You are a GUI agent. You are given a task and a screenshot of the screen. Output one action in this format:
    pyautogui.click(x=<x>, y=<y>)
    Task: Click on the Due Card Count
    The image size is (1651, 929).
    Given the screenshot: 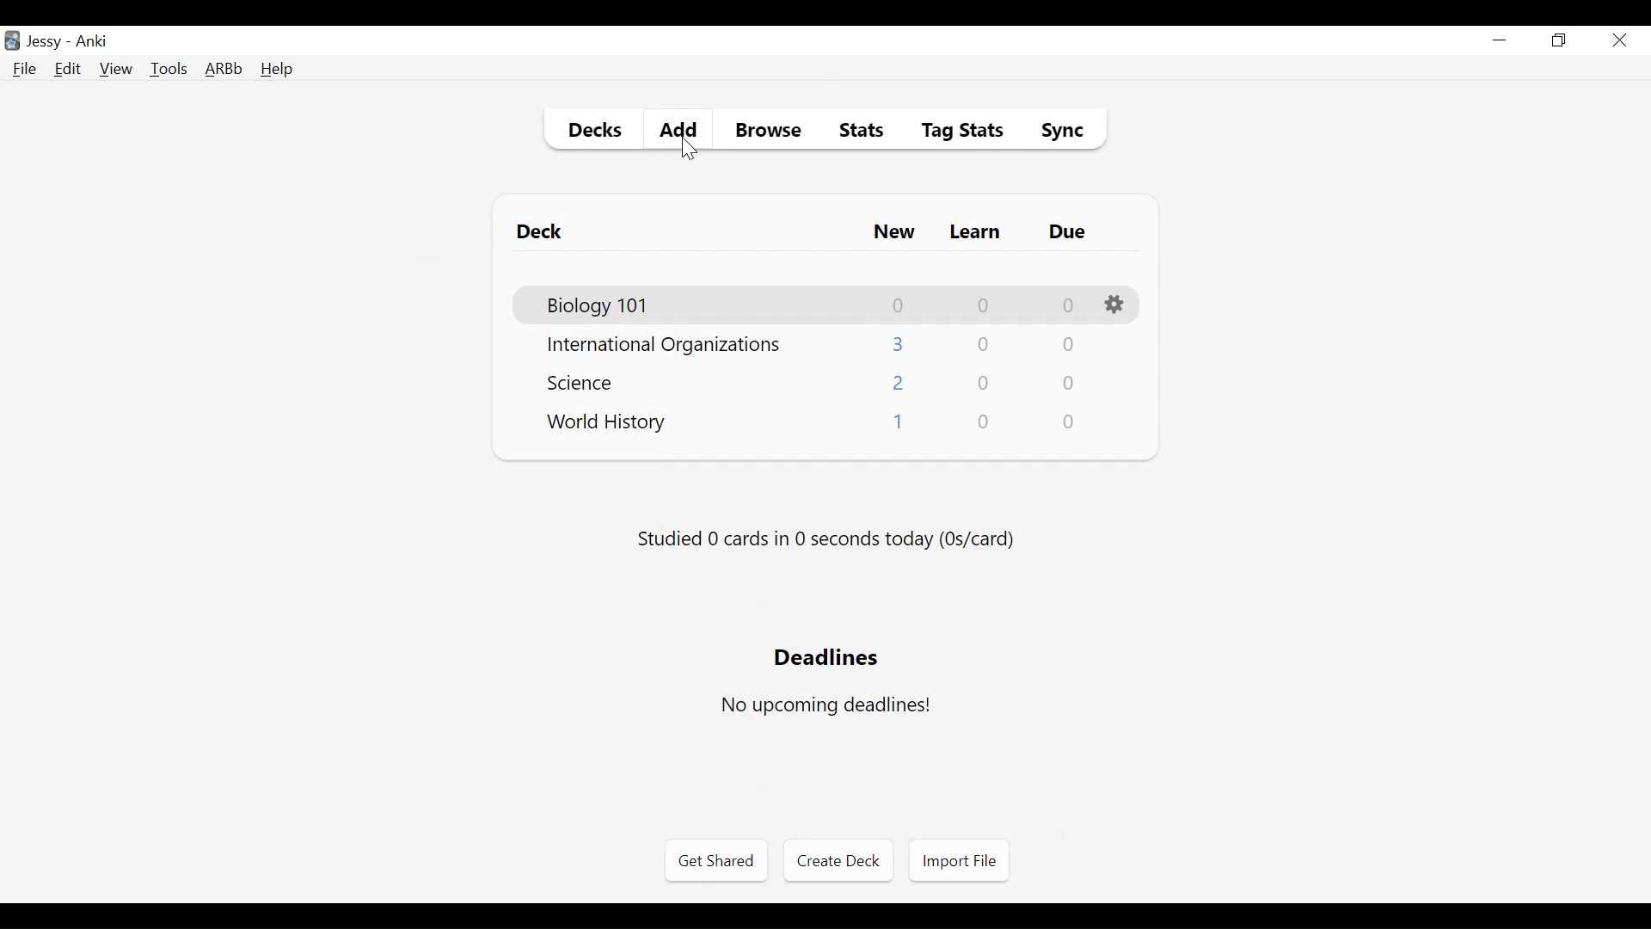 What is the action you would take?
    pyautogui.click(x=1067, y=347)
    